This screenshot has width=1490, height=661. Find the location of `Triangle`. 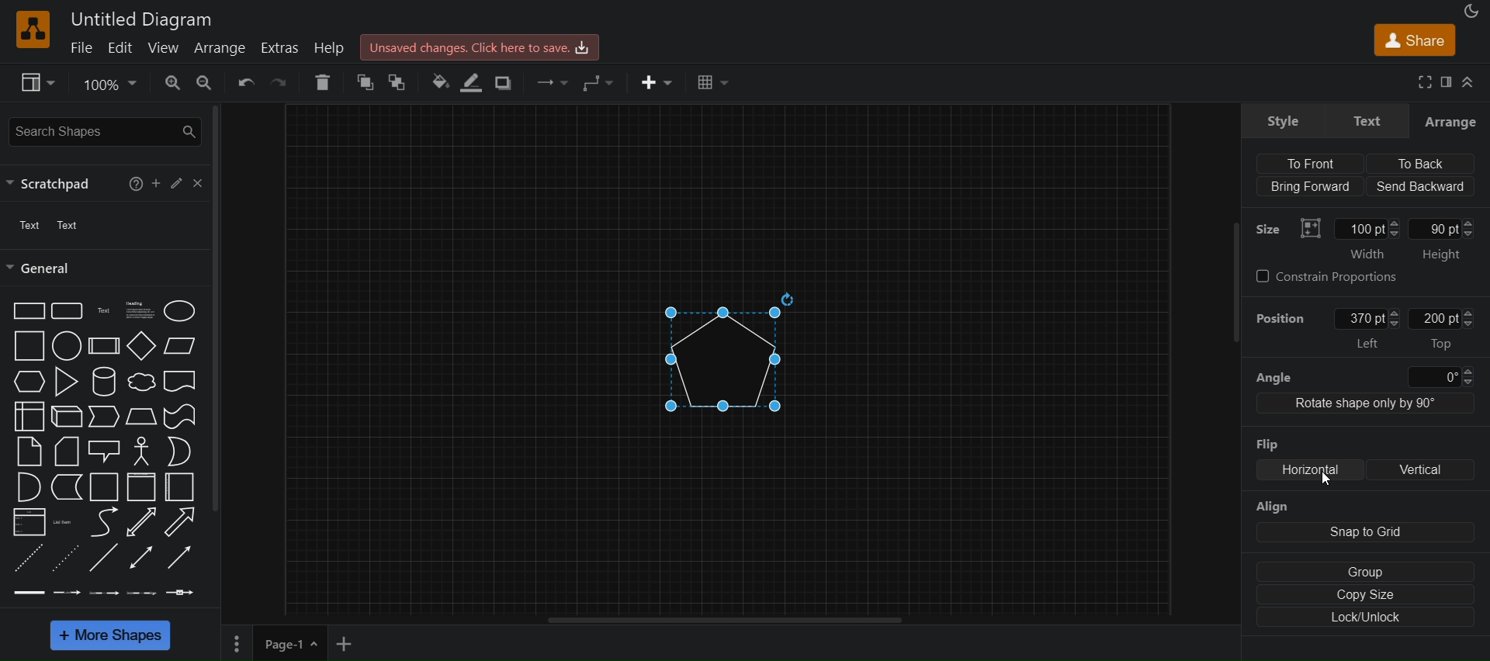

Triangle is located at coordinates (66, 382).